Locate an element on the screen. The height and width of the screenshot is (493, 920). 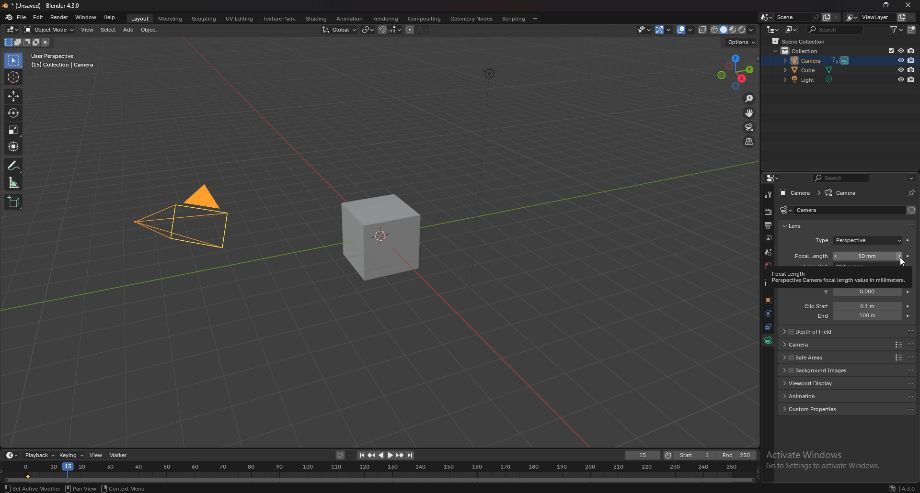
minimize is located at coordinates (866, 6).